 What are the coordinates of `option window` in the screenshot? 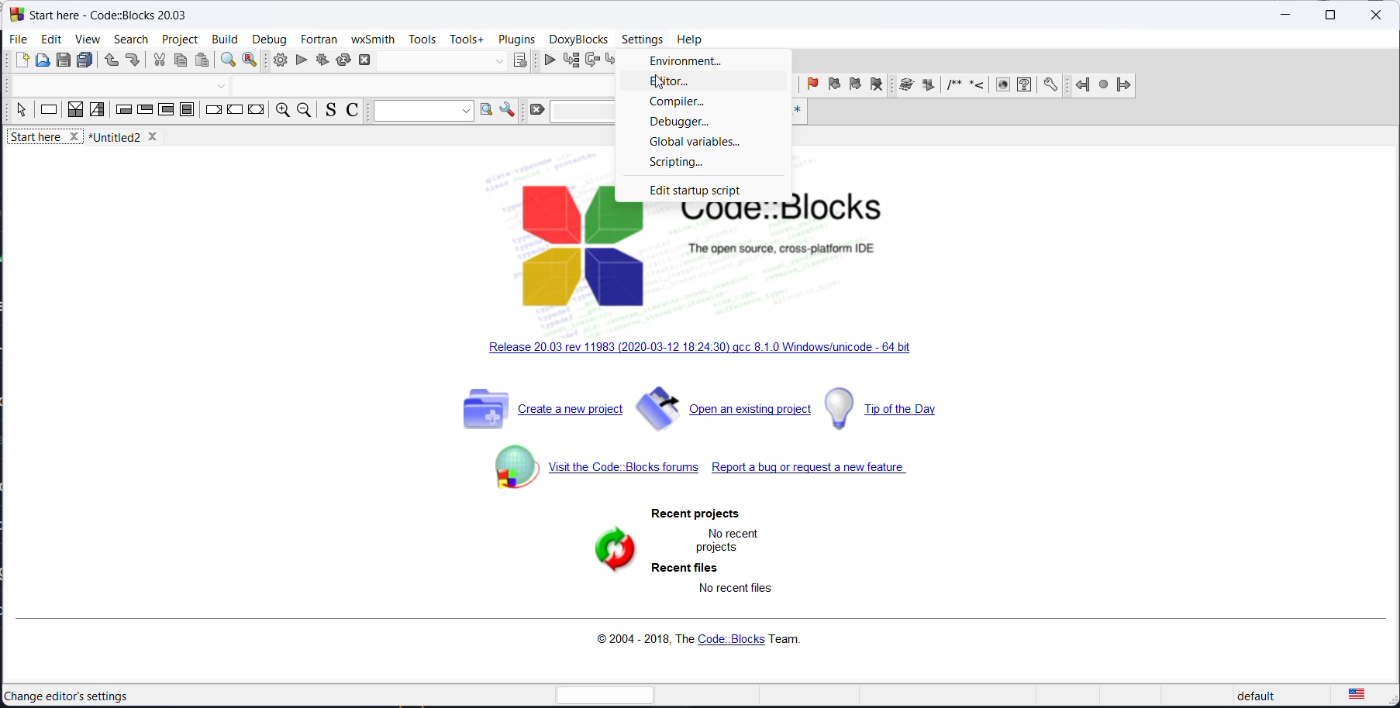 It's located at (486, 112).